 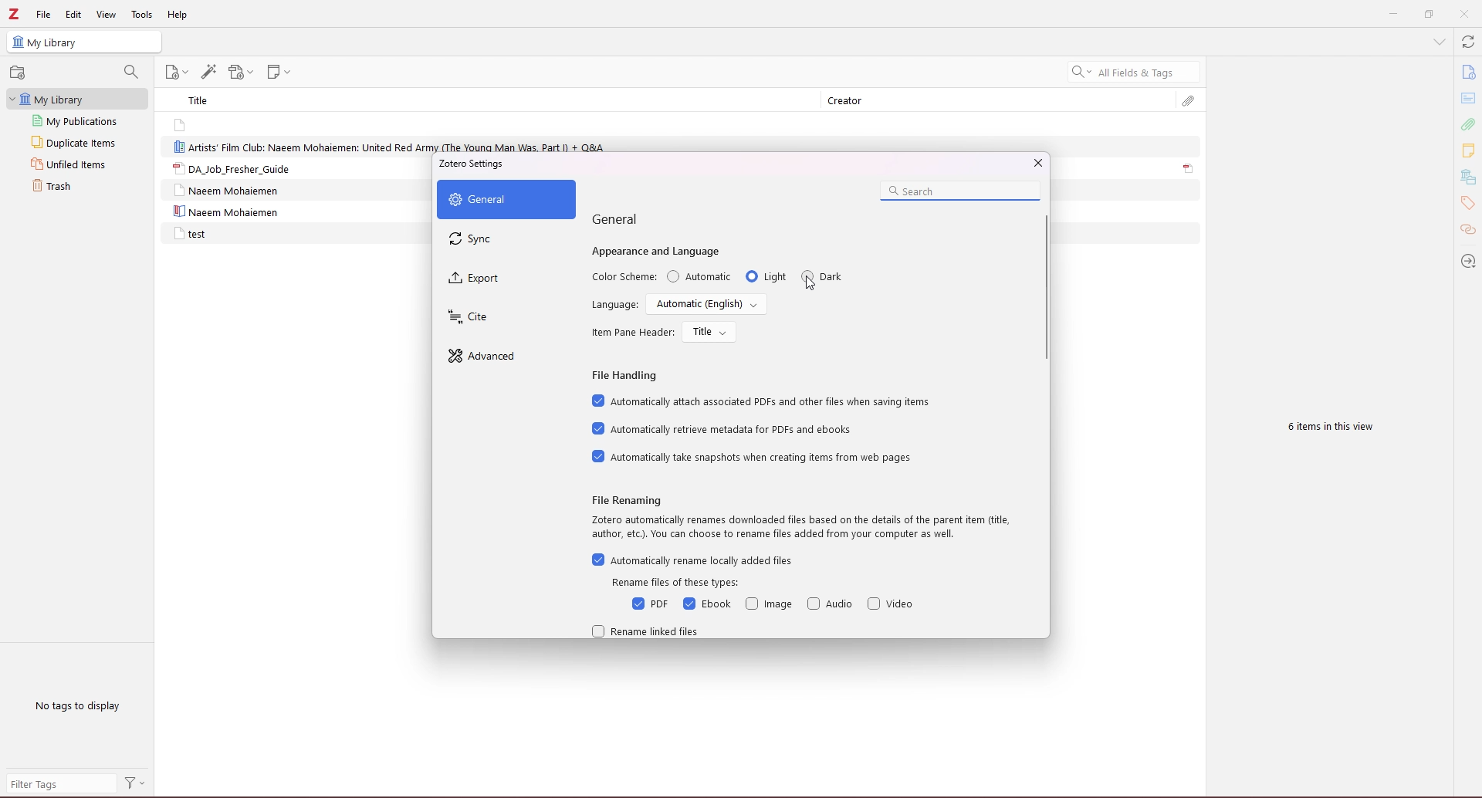 What do you see at coordinates (392, 145) in the screenshot?
I see `Artists’ Film Club: Naeem Mohaiemen: United Red Army (The Young Man Was, Part I) + Q&A` at bounding box center [392, 145].